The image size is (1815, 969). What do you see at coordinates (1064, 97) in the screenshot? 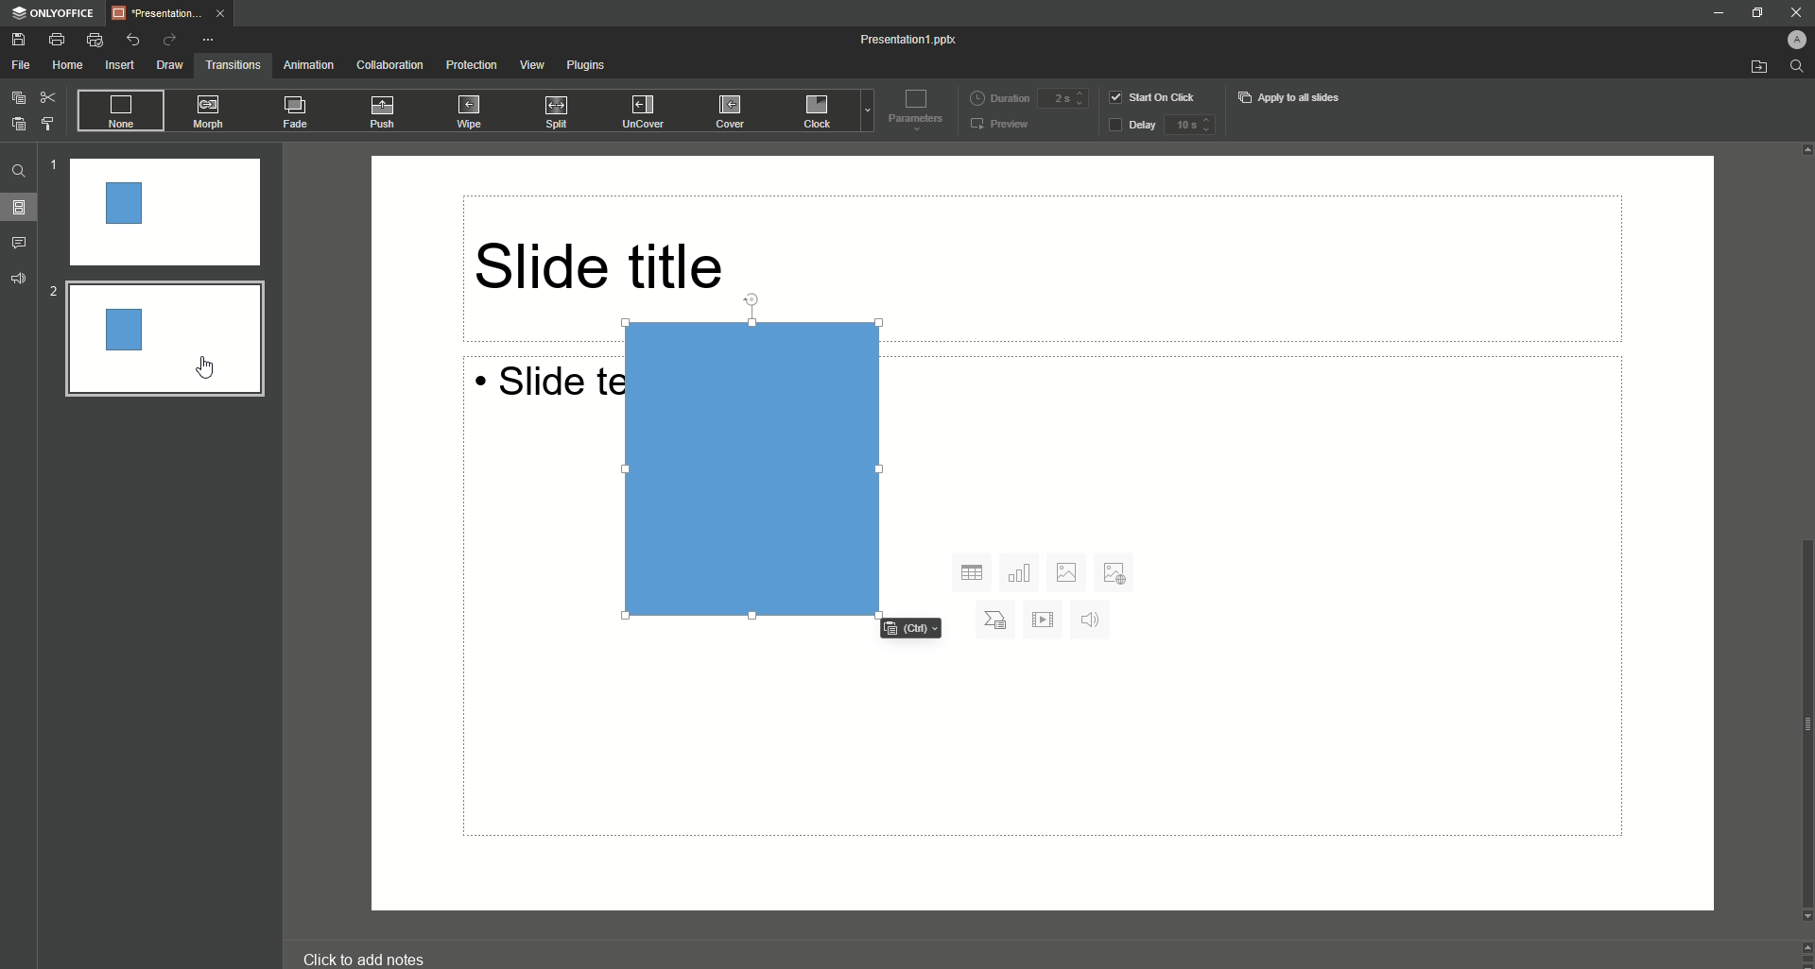
I see `Duration input` at bounding box center [1064, 97].